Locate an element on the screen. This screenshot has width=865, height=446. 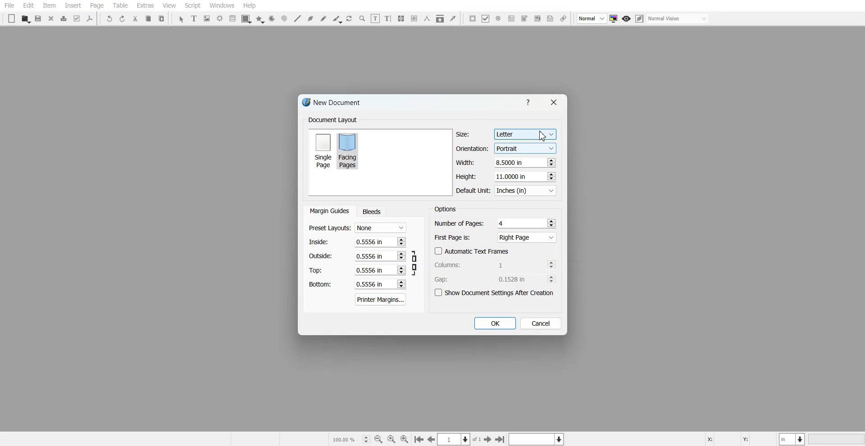
Automatic Text Frames is located at coordinates (472, 251).